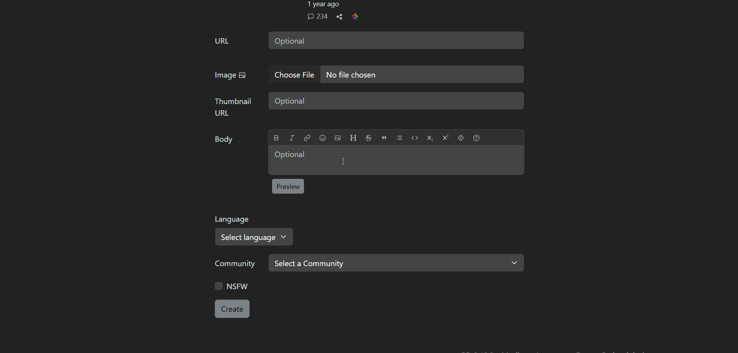  I want to click on text box, so click(397, 101).